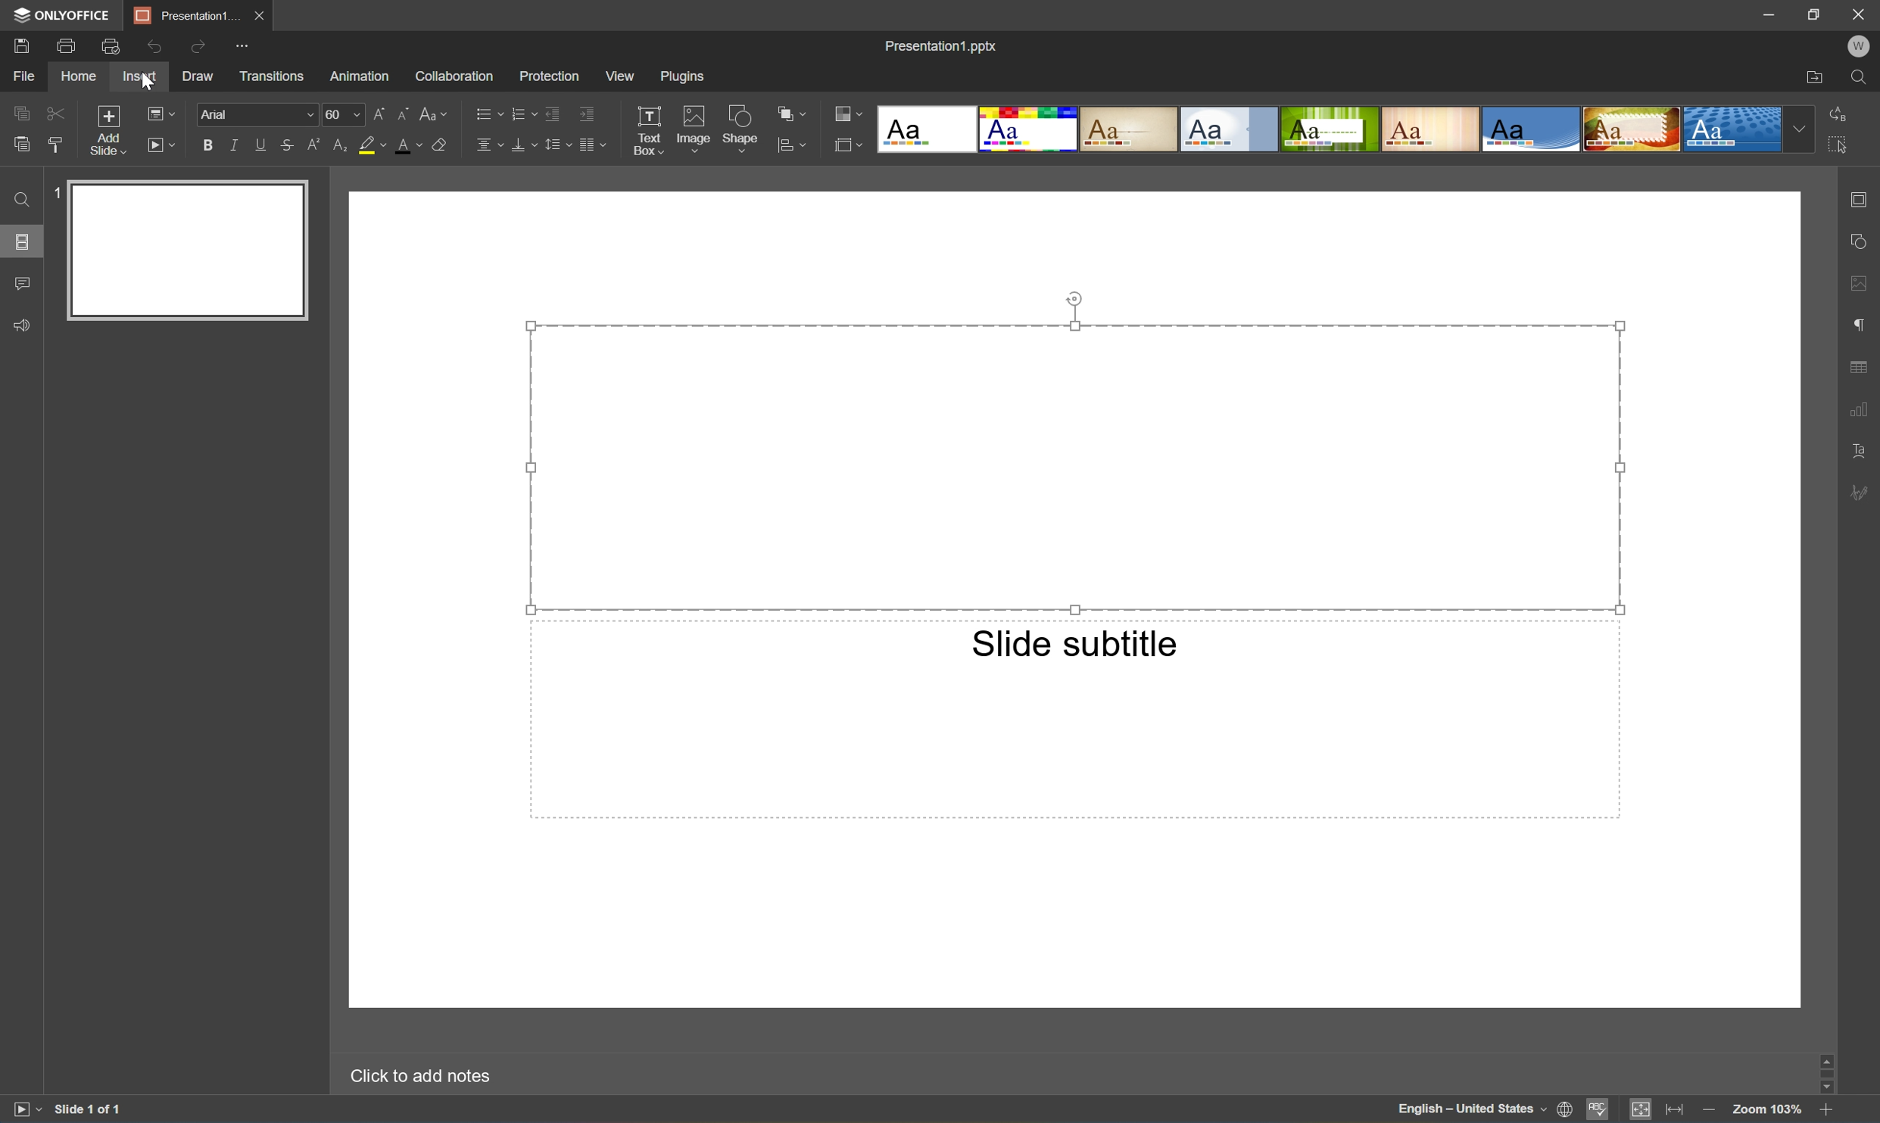 The width and height of the screenshot is (1880, 1123). Describe the element at coordinates (1769, 1112) in the screenshot. I see `Zoom 103%` at that location.